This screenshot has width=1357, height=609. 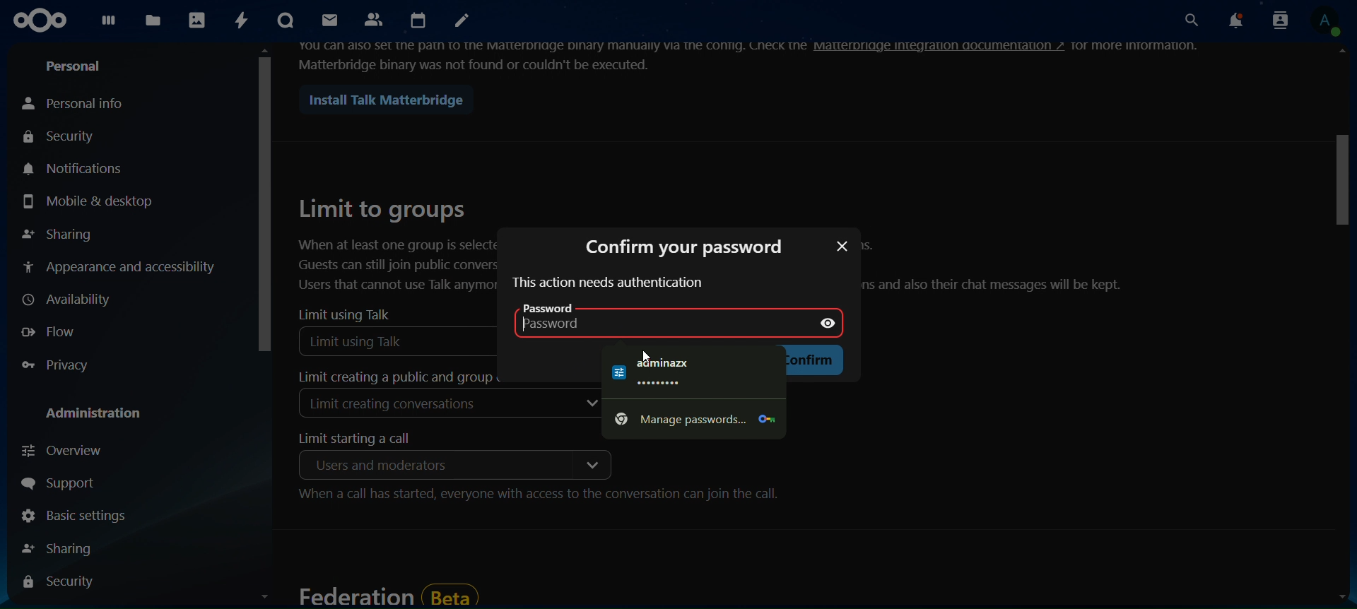 What do you see at coordinates (1342, 329) in the screenshot?
I see `scroll bar` at bounding box center [1342, 329].